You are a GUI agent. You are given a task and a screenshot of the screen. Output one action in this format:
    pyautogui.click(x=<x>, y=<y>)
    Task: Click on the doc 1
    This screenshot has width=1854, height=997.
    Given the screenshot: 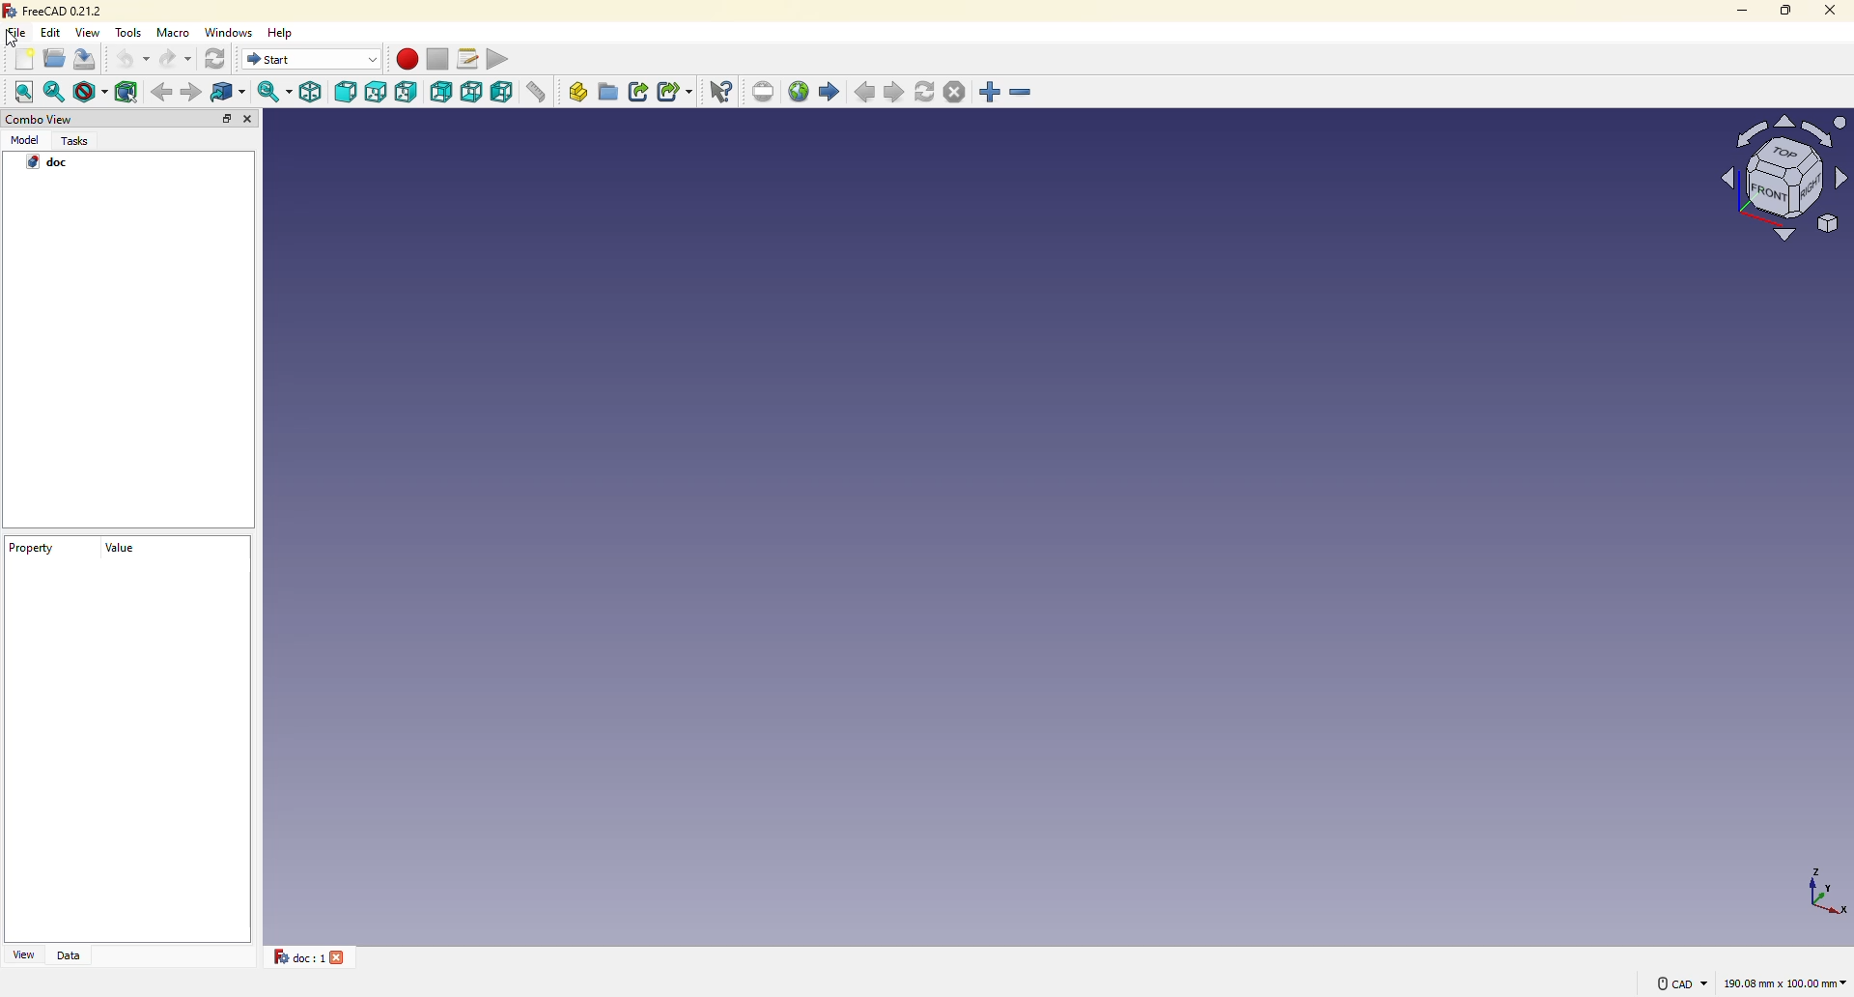 What is the action you would take?
    pyautogui.click(x=293, y=956)
    